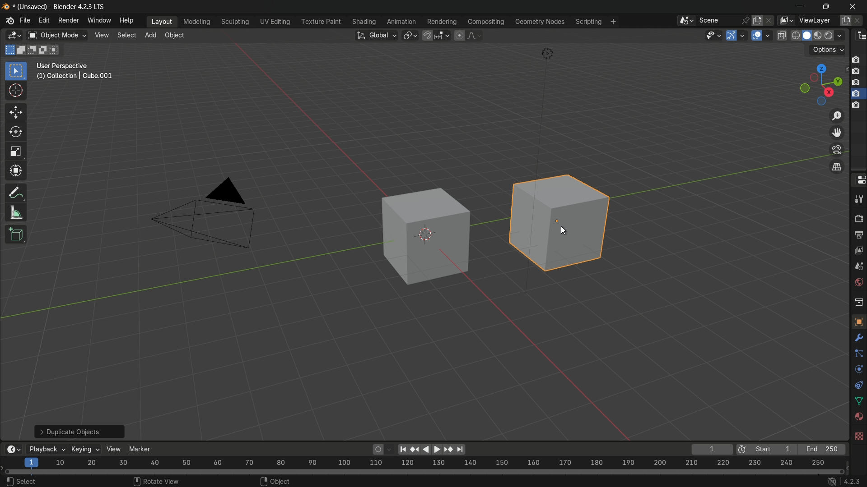 The height and width of the screenshot is (487, 867). Describe the element at coordinates (196, 21) in the screenshot. I see `modeling menu` at that location.